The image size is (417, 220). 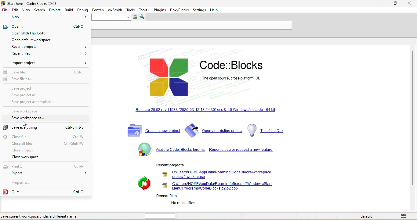 I want to click on close file, so click(x=47, y=137).